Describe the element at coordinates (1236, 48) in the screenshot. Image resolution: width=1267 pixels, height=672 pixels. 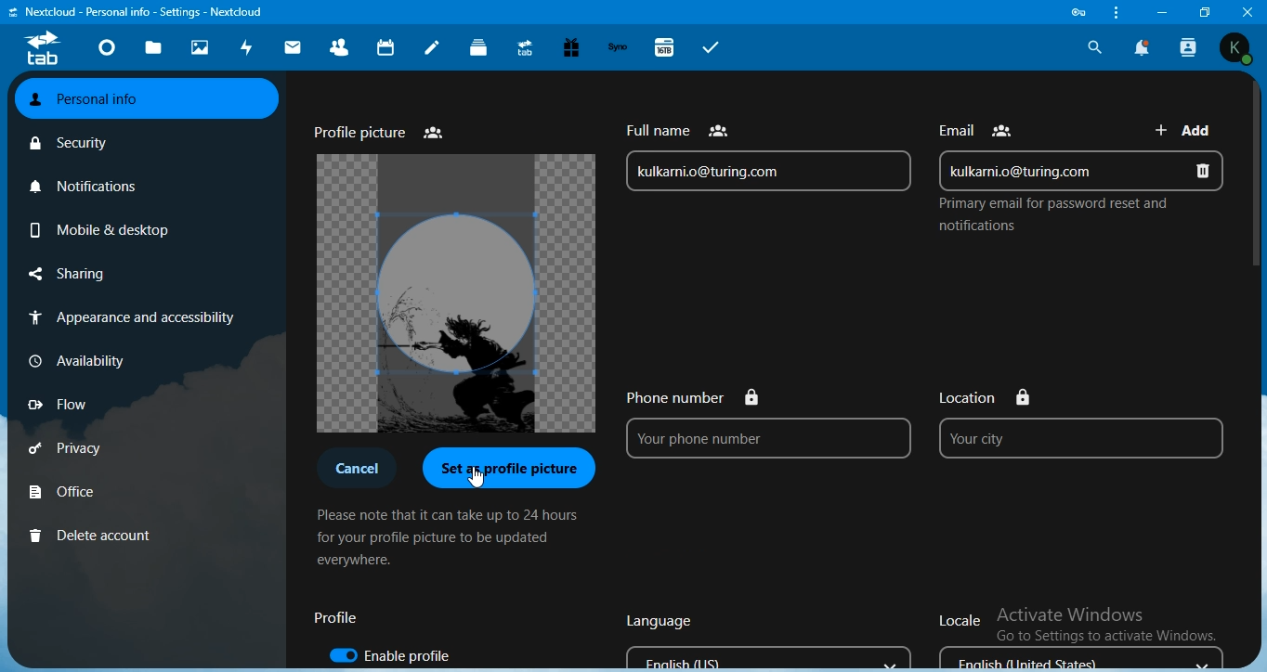
I see `view profile` at that location.